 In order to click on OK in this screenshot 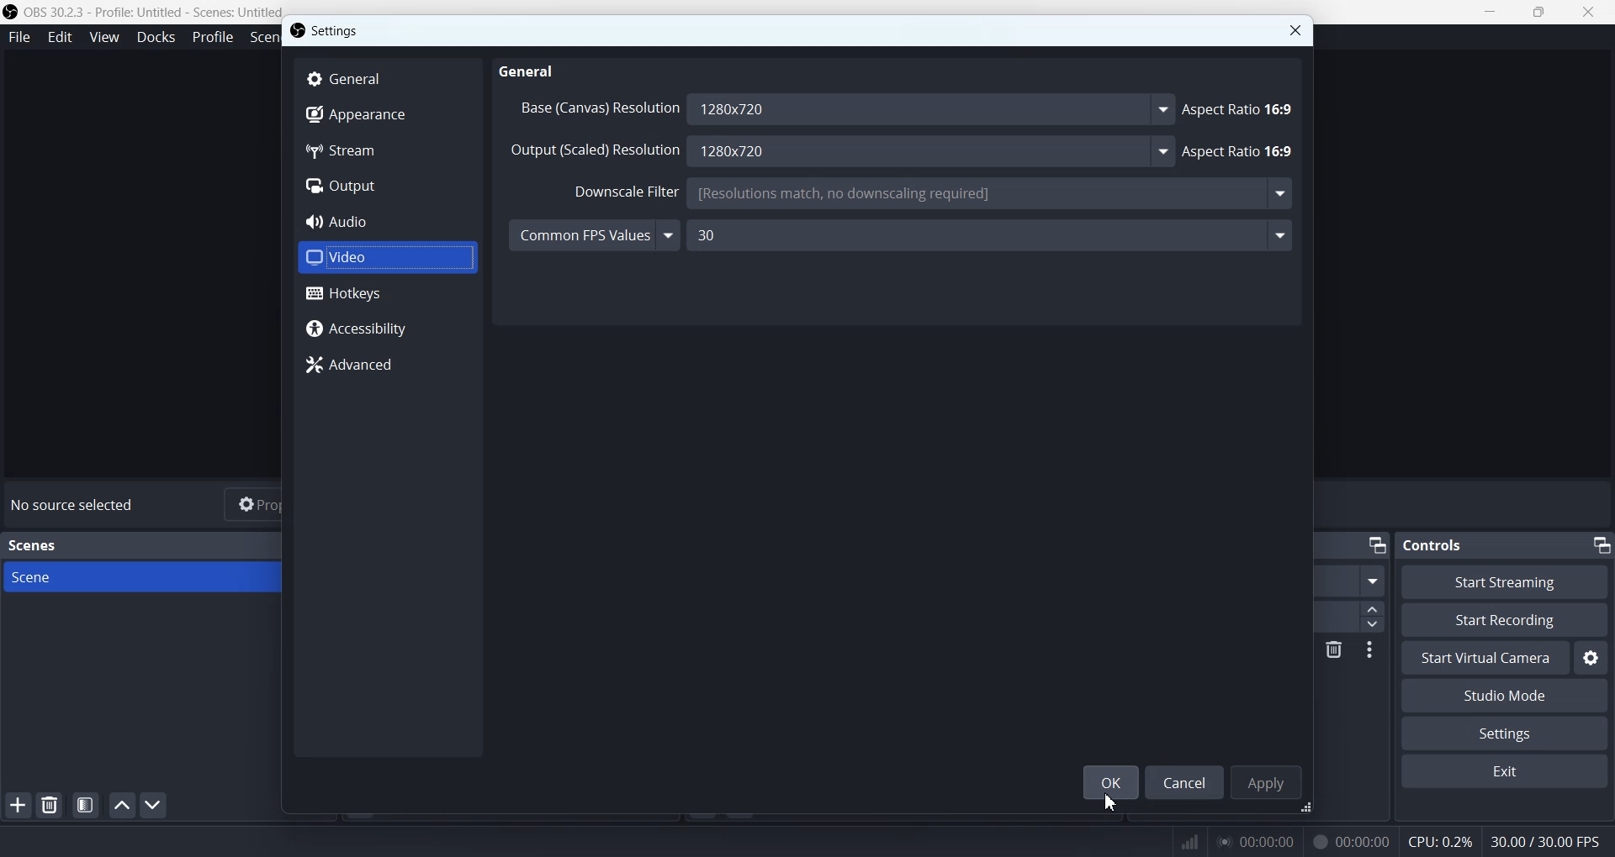, I will do `click(1110, 782)`.